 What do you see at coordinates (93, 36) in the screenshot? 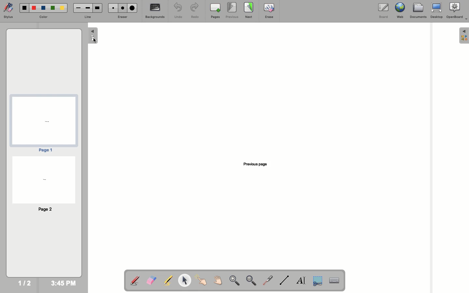
I see `The flatplan (left panel)` at bounding box center [93, 36].